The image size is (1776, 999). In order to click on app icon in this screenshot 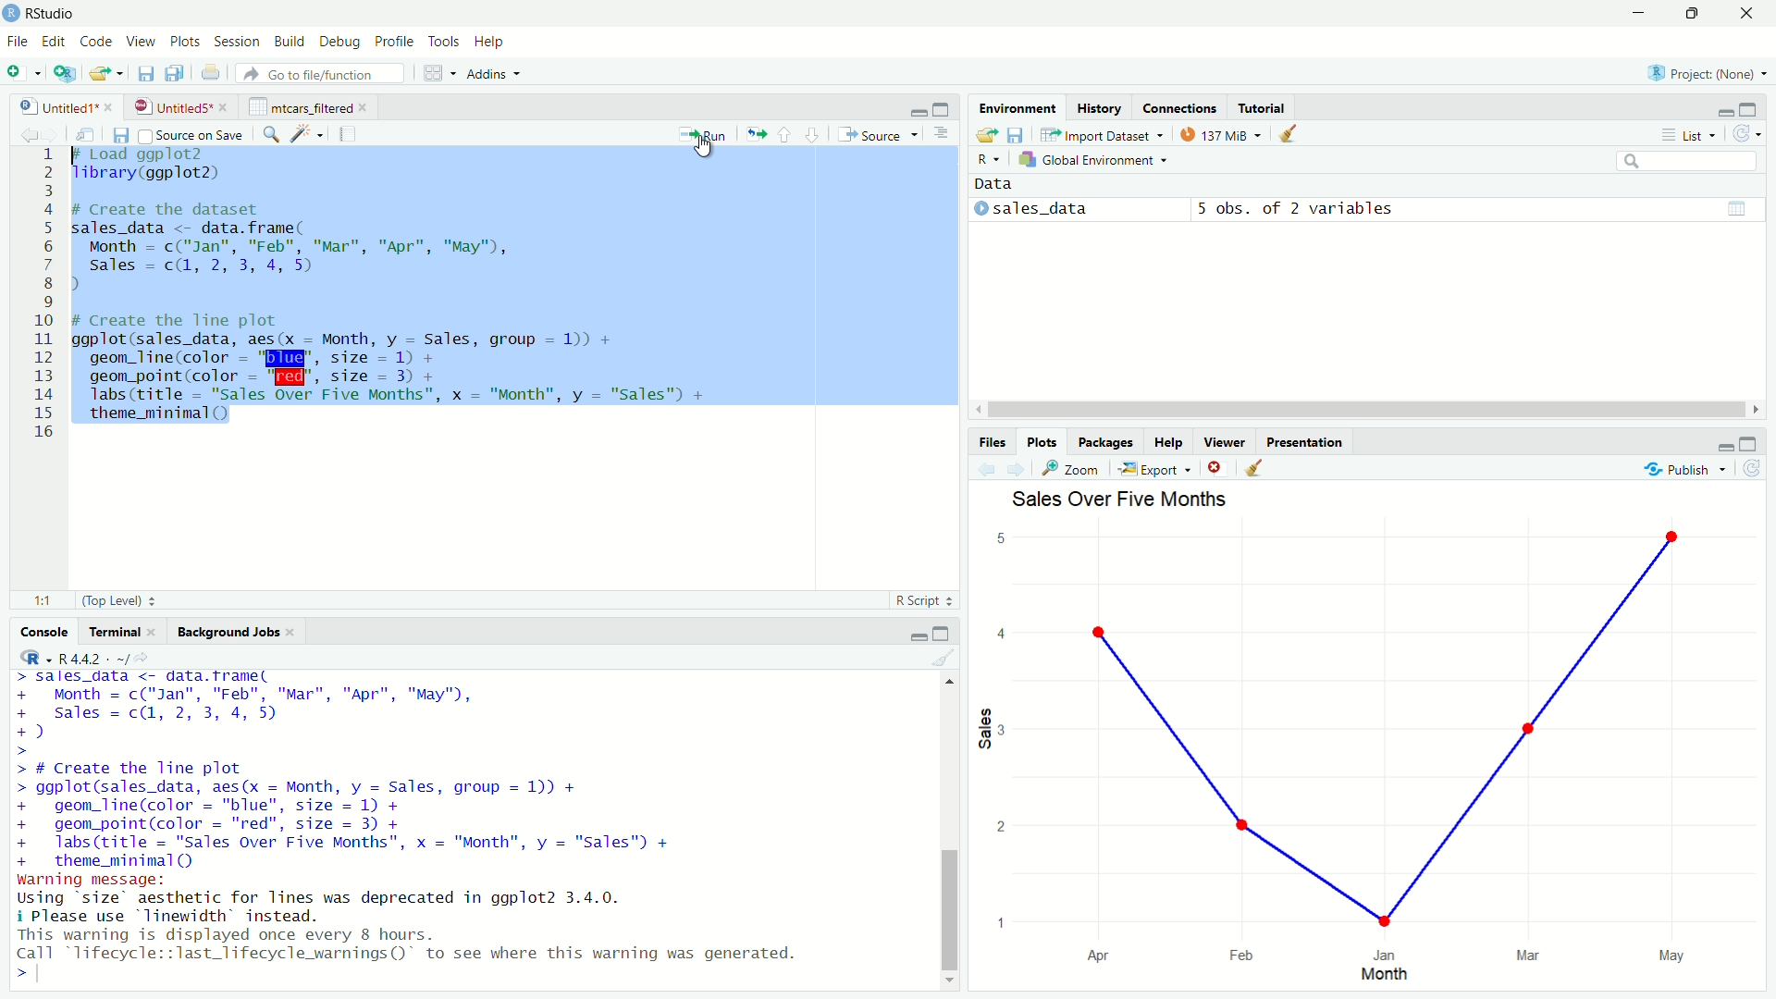, I will do `click(11, 14)`.